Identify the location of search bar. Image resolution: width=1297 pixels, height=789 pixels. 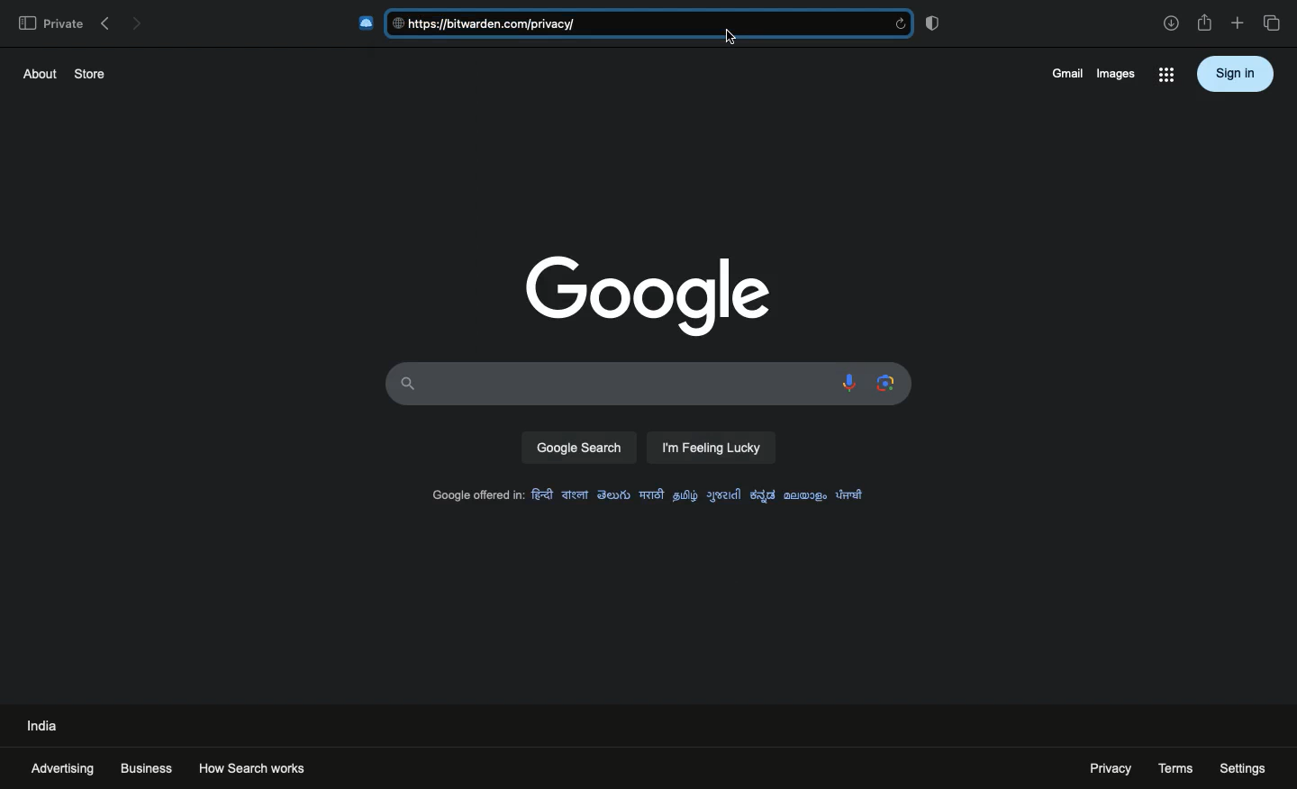
(607, 382).